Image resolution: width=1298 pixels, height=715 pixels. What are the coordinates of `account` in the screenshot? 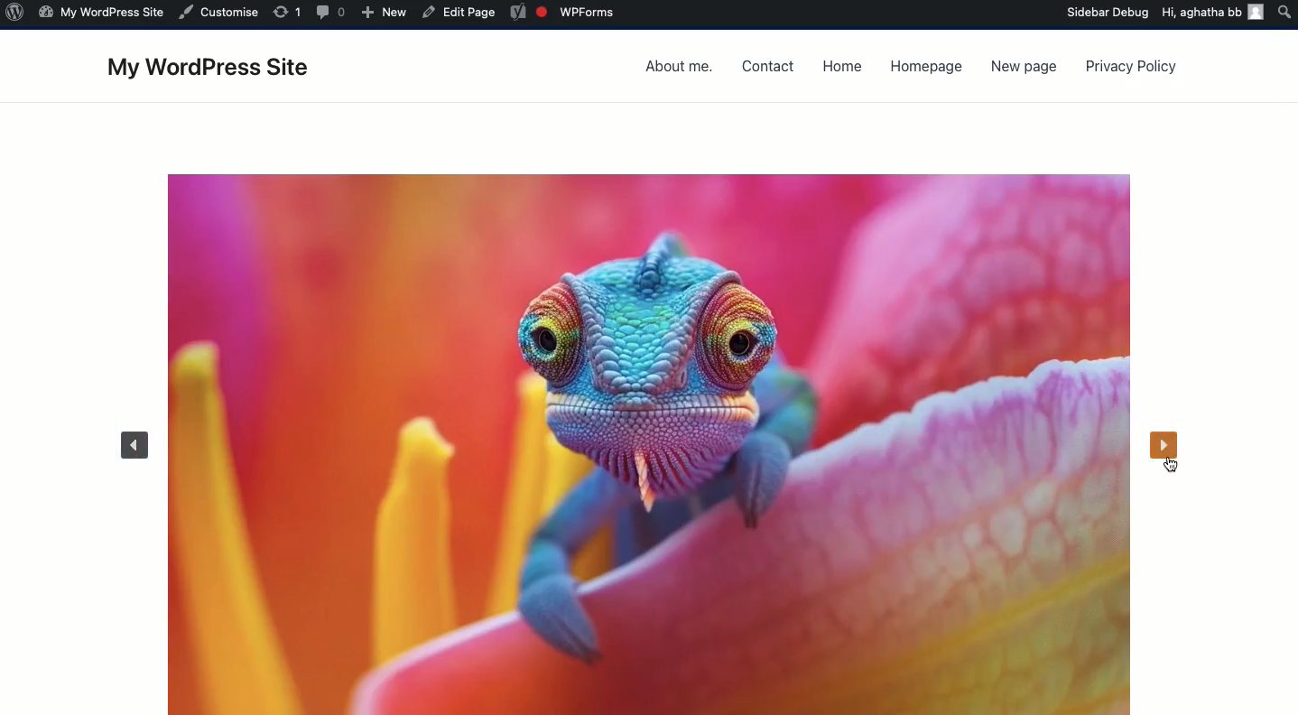 It's located at (1256, 16).